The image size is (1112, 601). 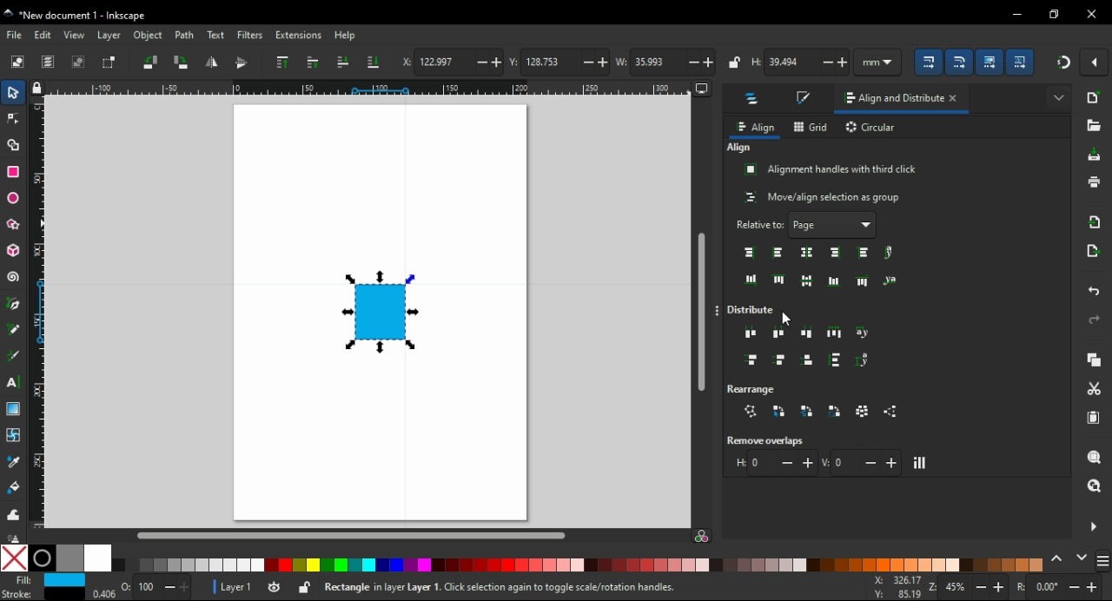 What do you see at coordinates (553, 588) in the screenshot?
I see `shortcuts and notifications display` at bounding box center [553, 588].